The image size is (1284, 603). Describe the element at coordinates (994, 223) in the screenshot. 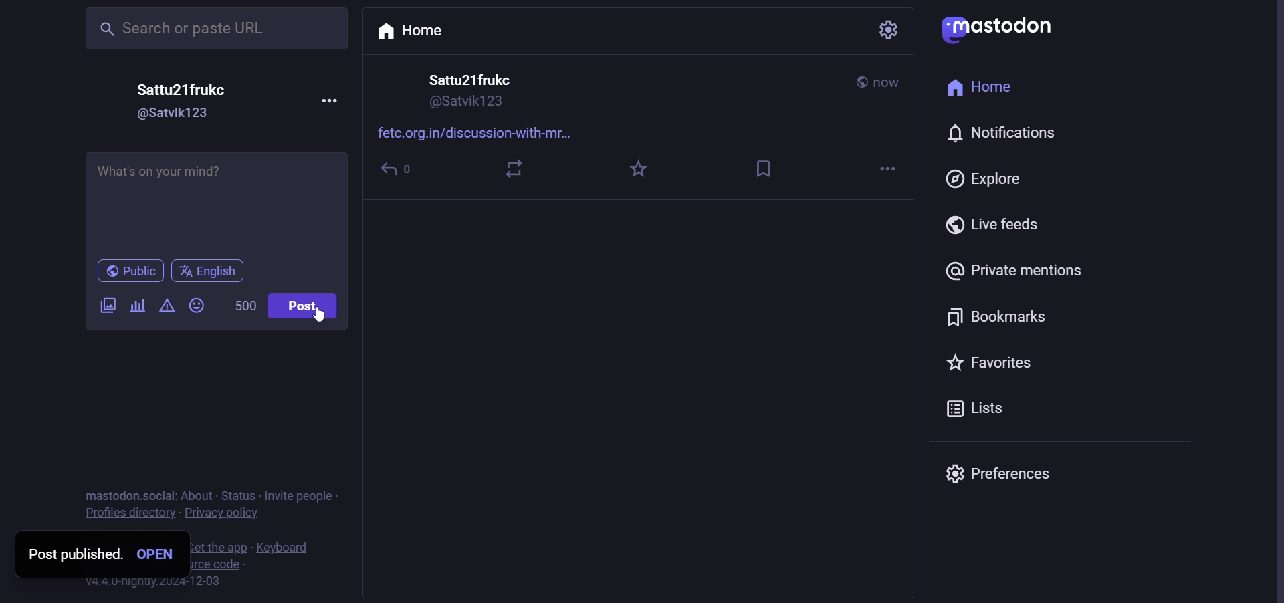

I see `live feed` at that location.